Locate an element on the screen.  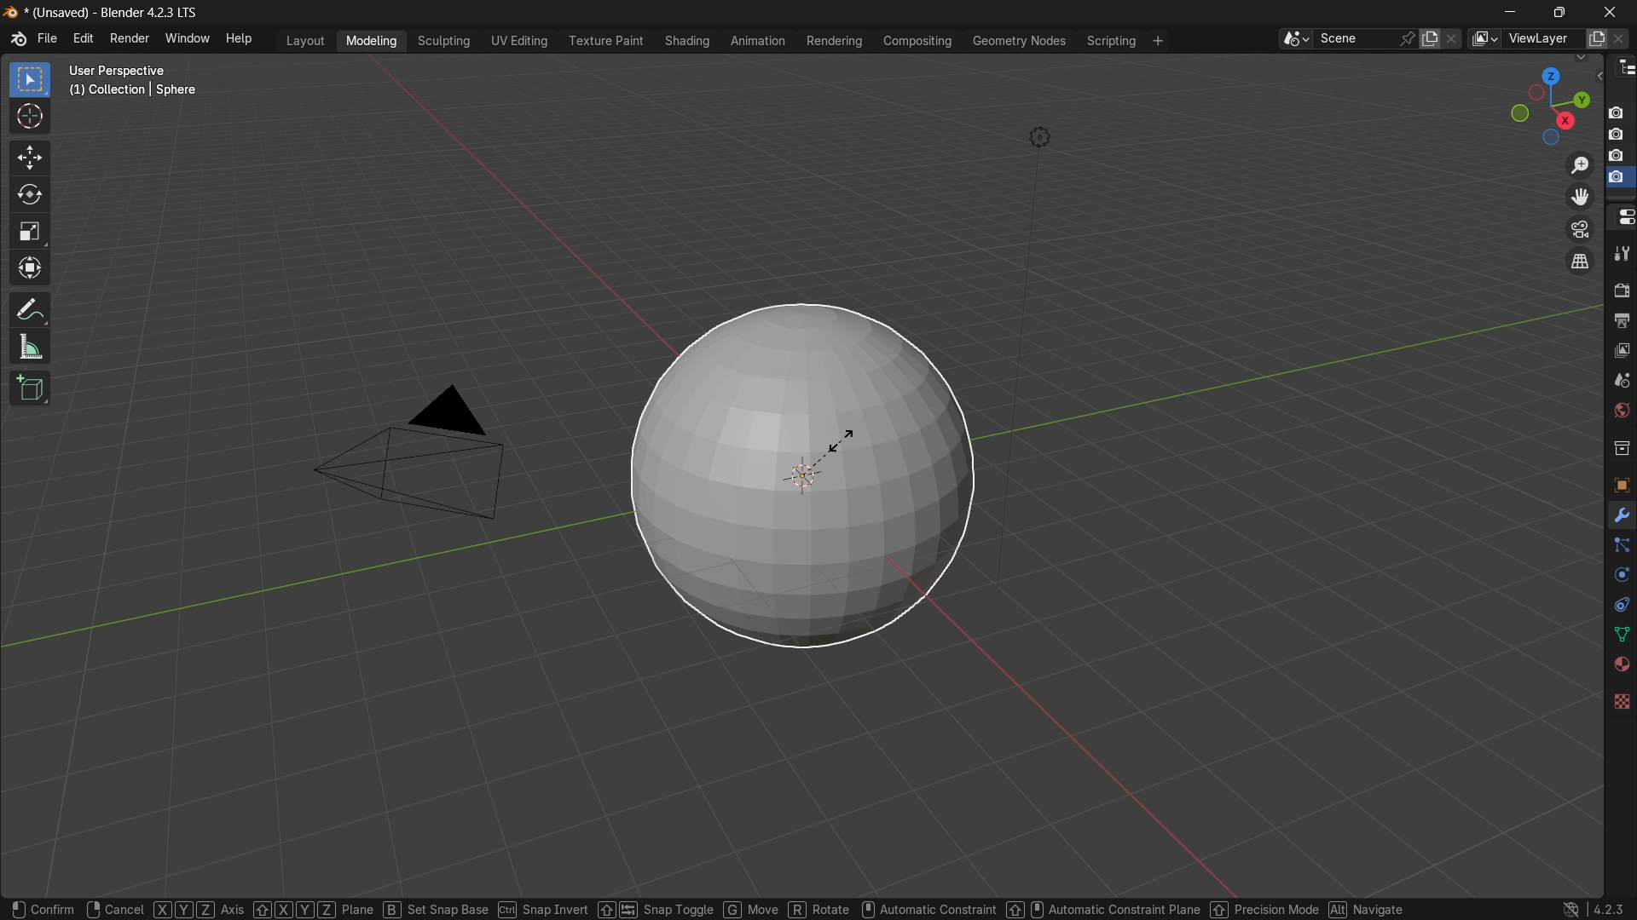
scale is located at coordinates (29, 233).